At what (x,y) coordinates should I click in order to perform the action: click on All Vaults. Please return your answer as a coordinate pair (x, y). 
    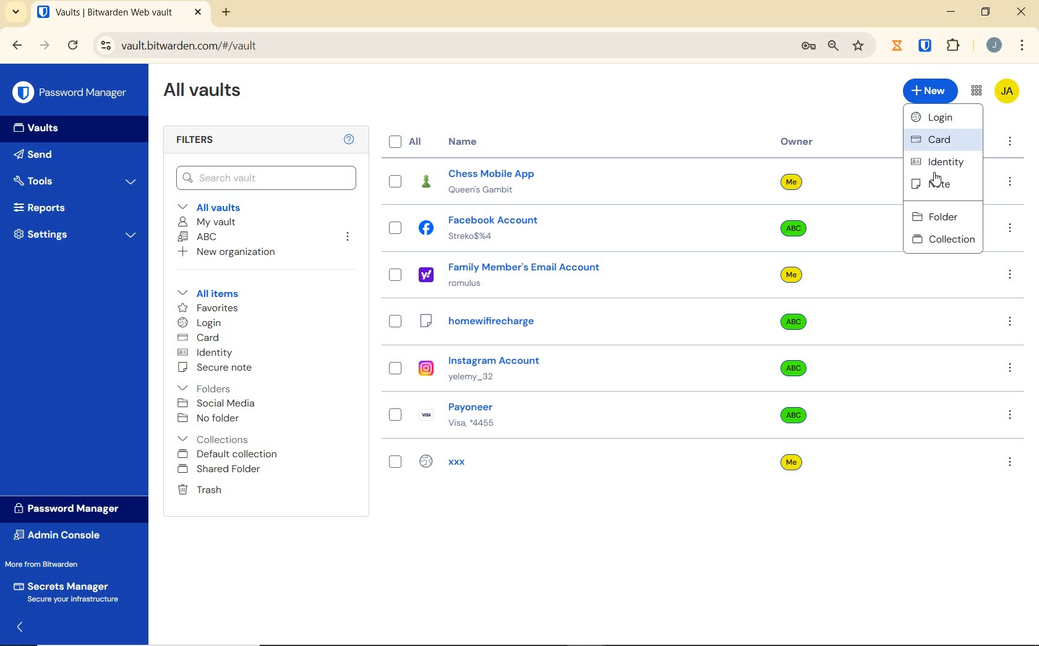
    Looking at the image, I should click on (208, 94).